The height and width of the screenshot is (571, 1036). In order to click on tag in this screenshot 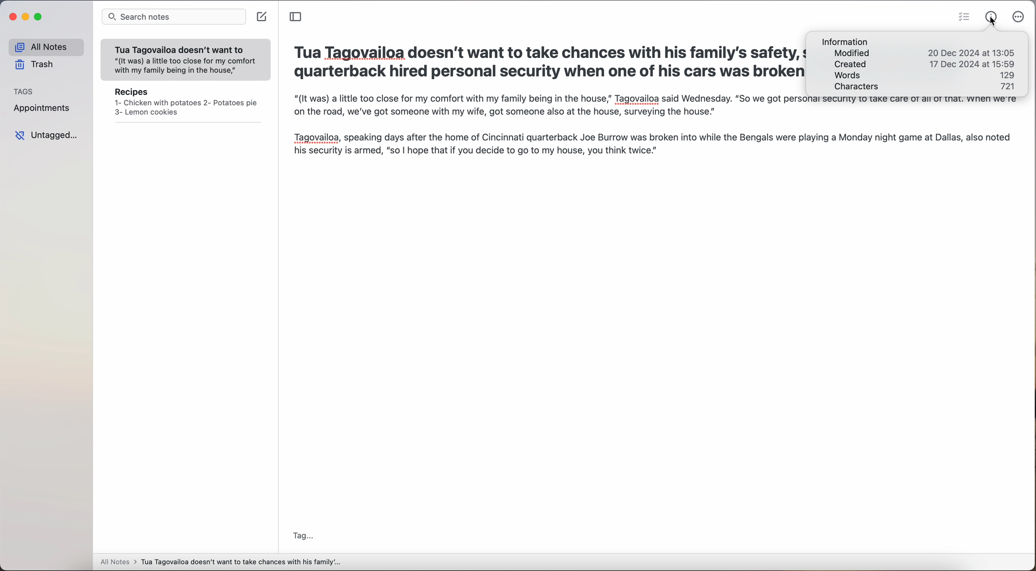, I will do `click(305, 534)`.